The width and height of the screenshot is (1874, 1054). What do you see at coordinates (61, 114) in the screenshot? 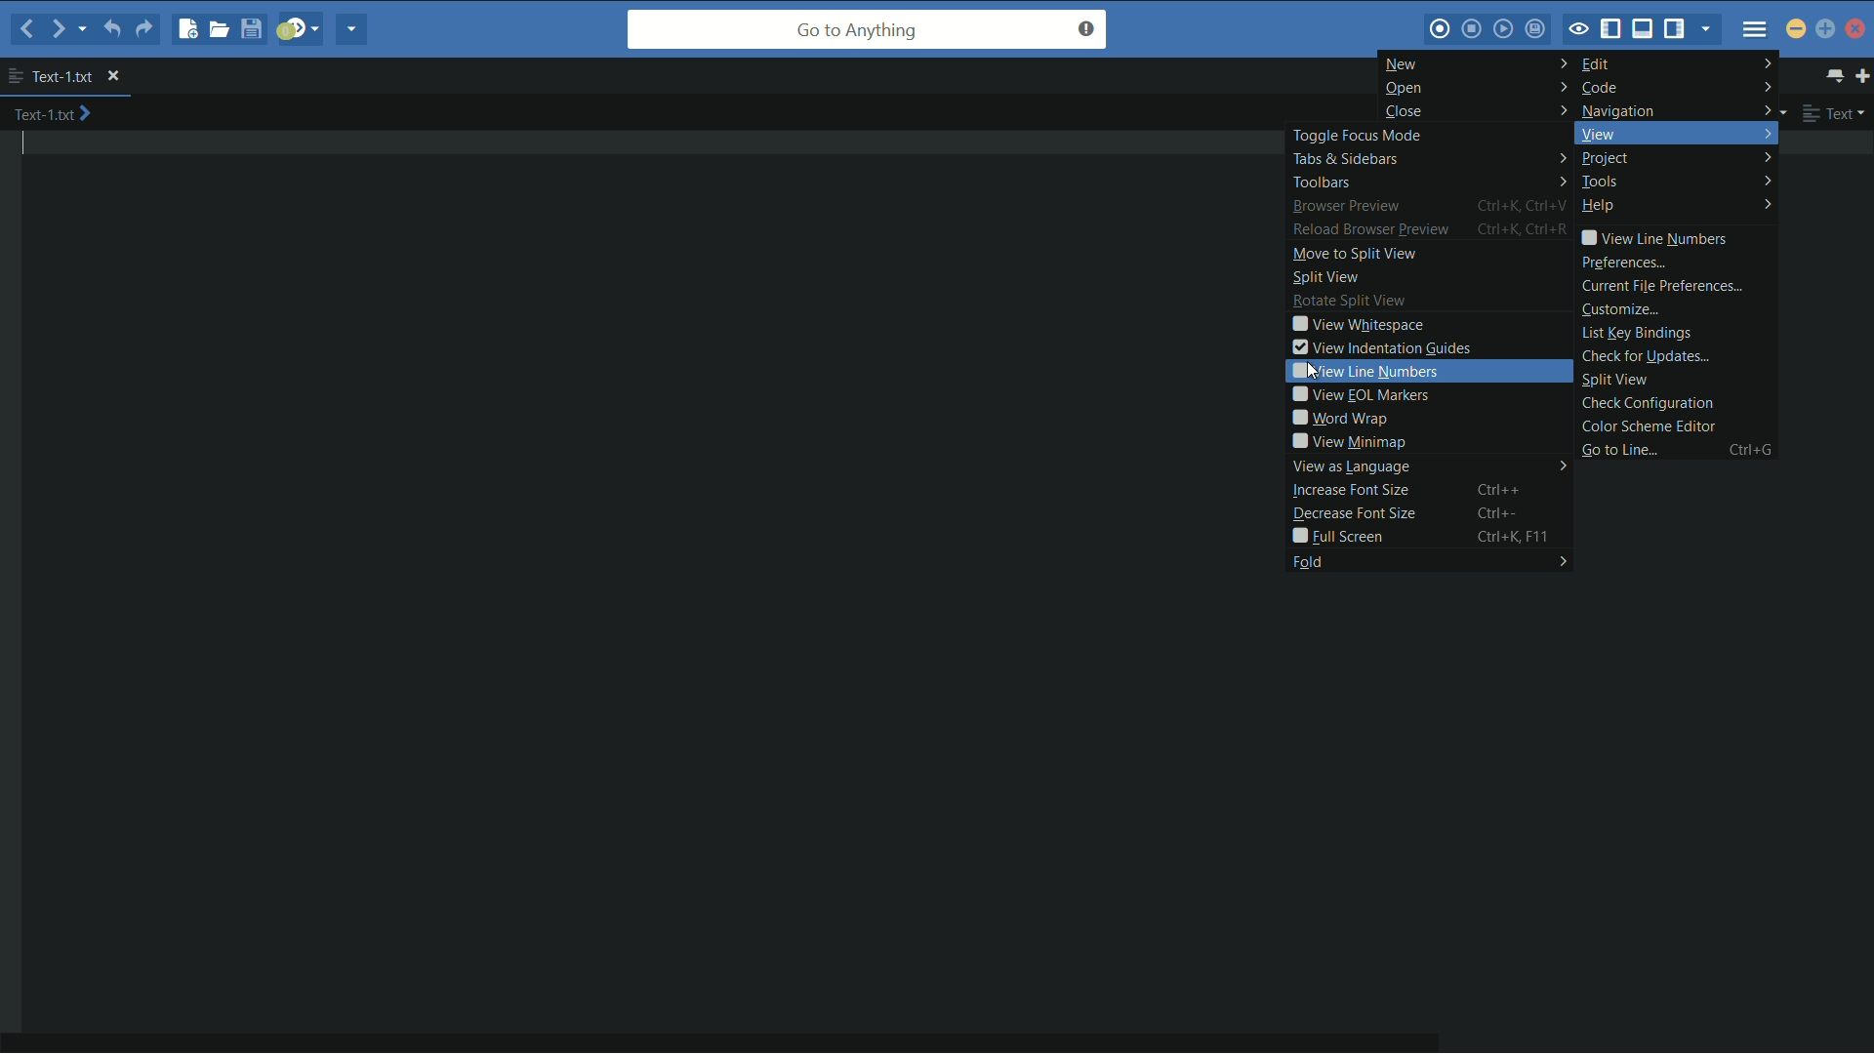
I see `text-1.txt` at bounding box center [61, 114].